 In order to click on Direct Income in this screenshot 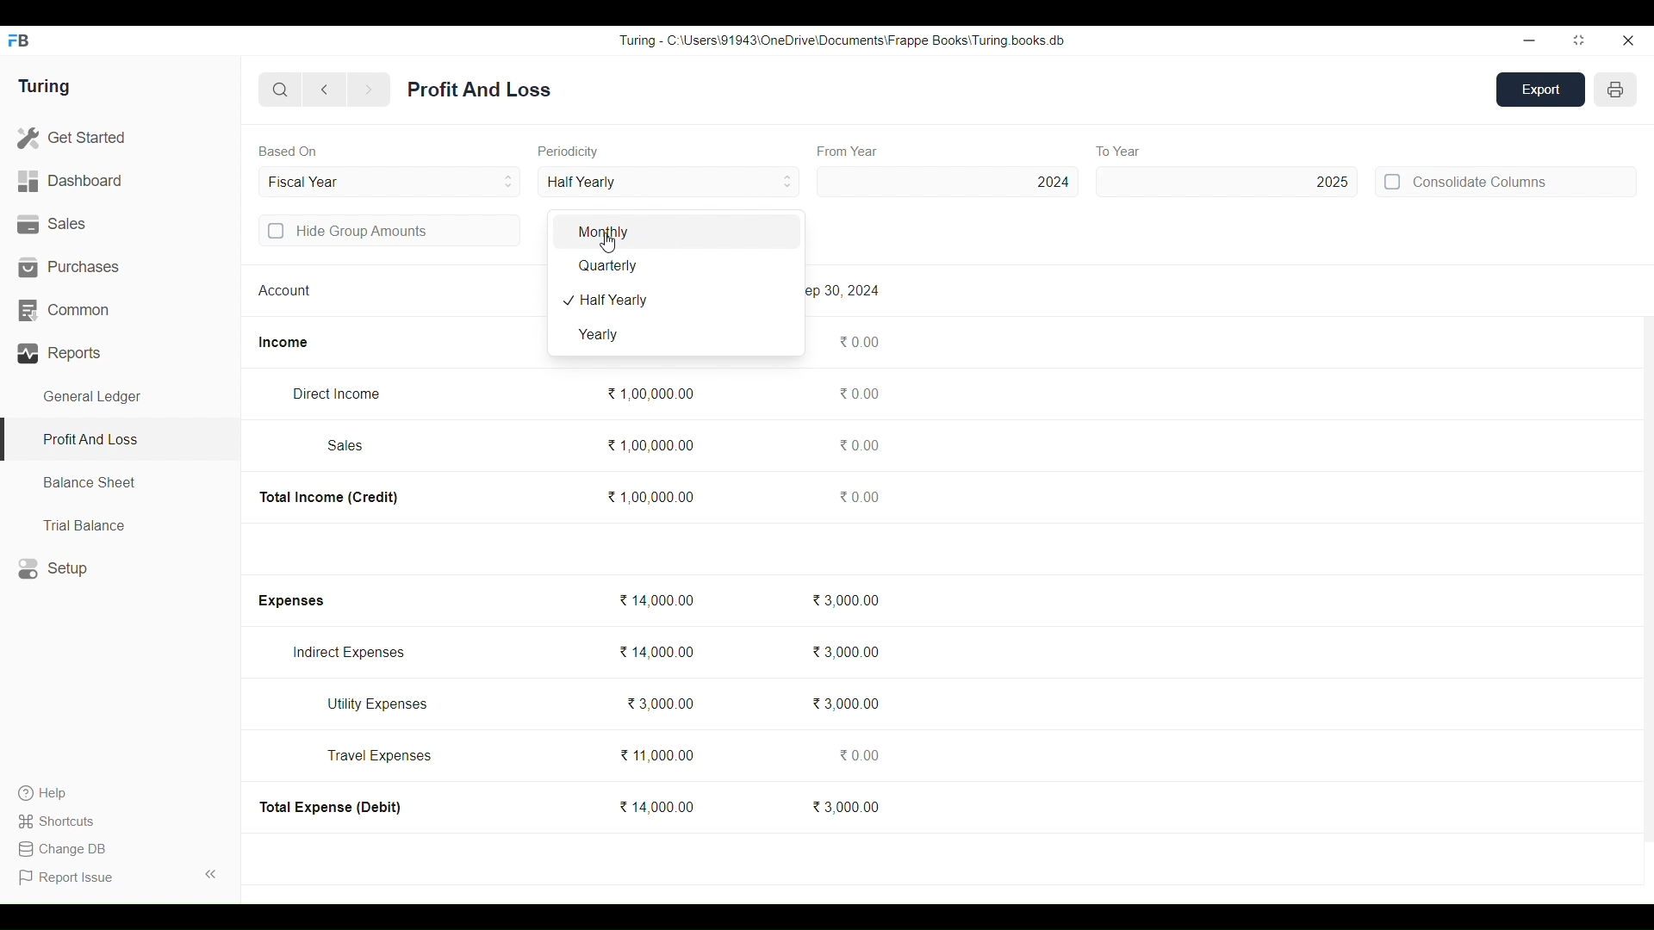, I will do `click(335, 394)`.